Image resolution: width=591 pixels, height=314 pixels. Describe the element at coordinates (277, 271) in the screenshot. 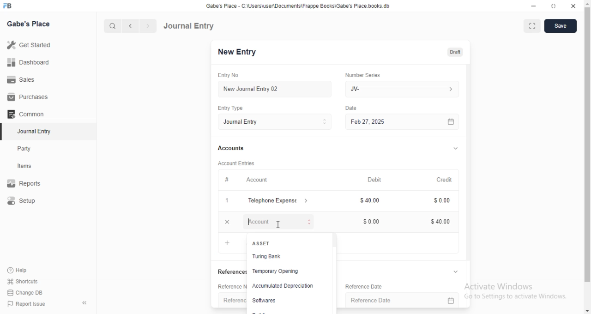

I see `Temporary Opening` at that location.